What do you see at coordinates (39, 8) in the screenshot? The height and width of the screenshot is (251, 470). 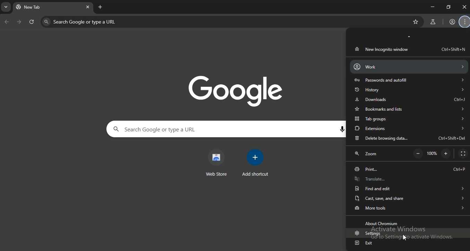 I see `tab` at bounding box center [39, 8].